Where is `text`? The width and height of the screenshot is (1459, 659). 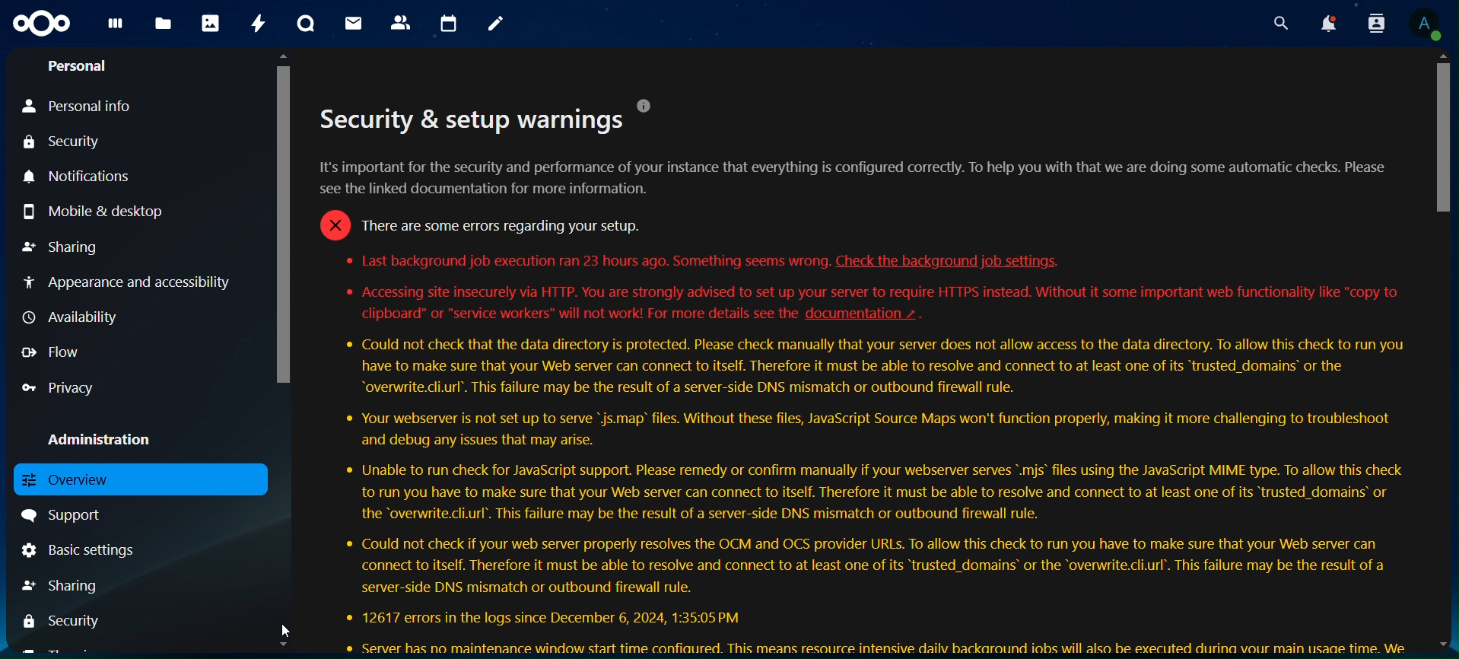
text is located at coordinates (864, 376).